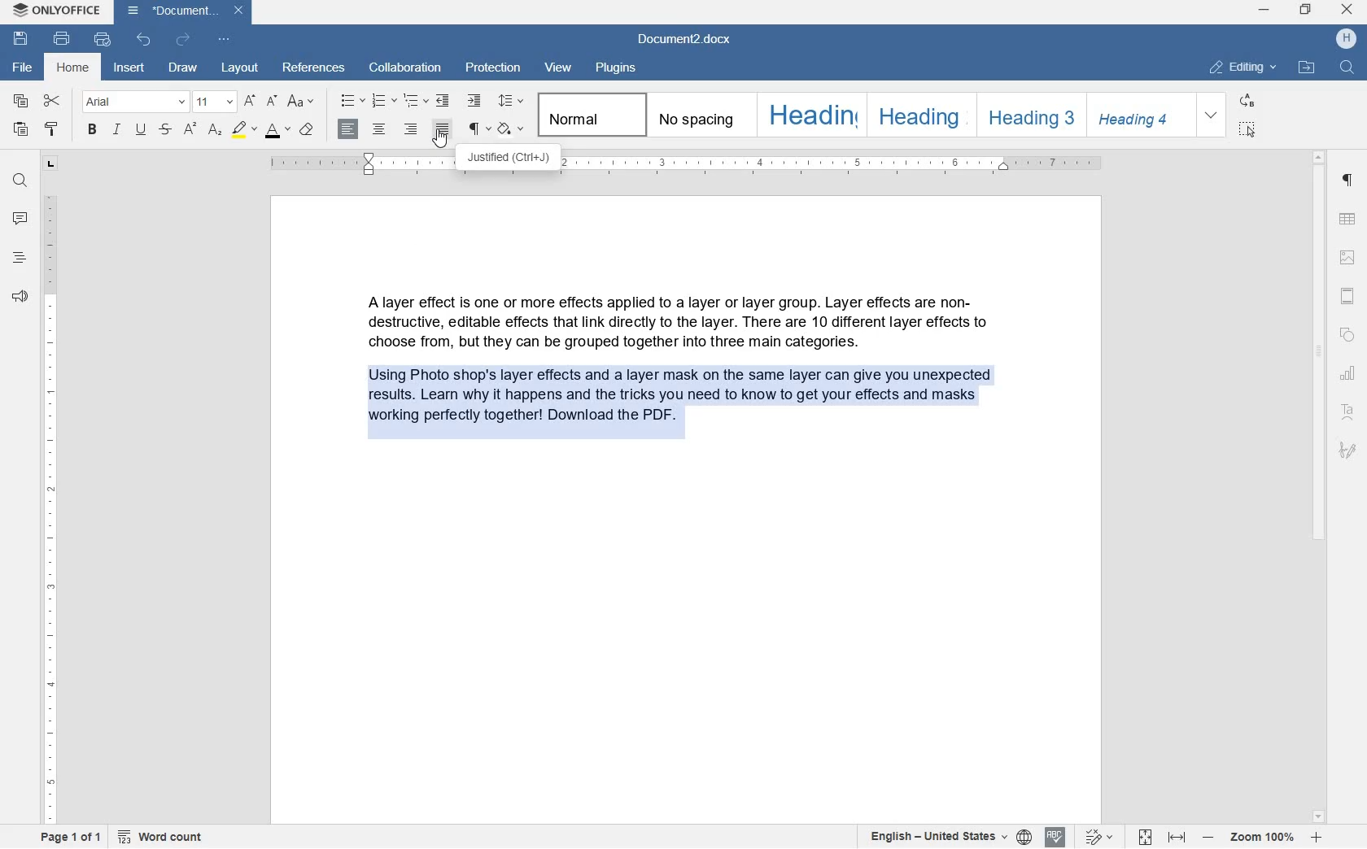 Image resolution: width=1367 pixels, height=849 pixels. What do you see at coordinates (950, 838) in the screenshot?
I see `SELECT TEXT OR DOCUMENT LANGUAGE` at bounding box center [950, 838].